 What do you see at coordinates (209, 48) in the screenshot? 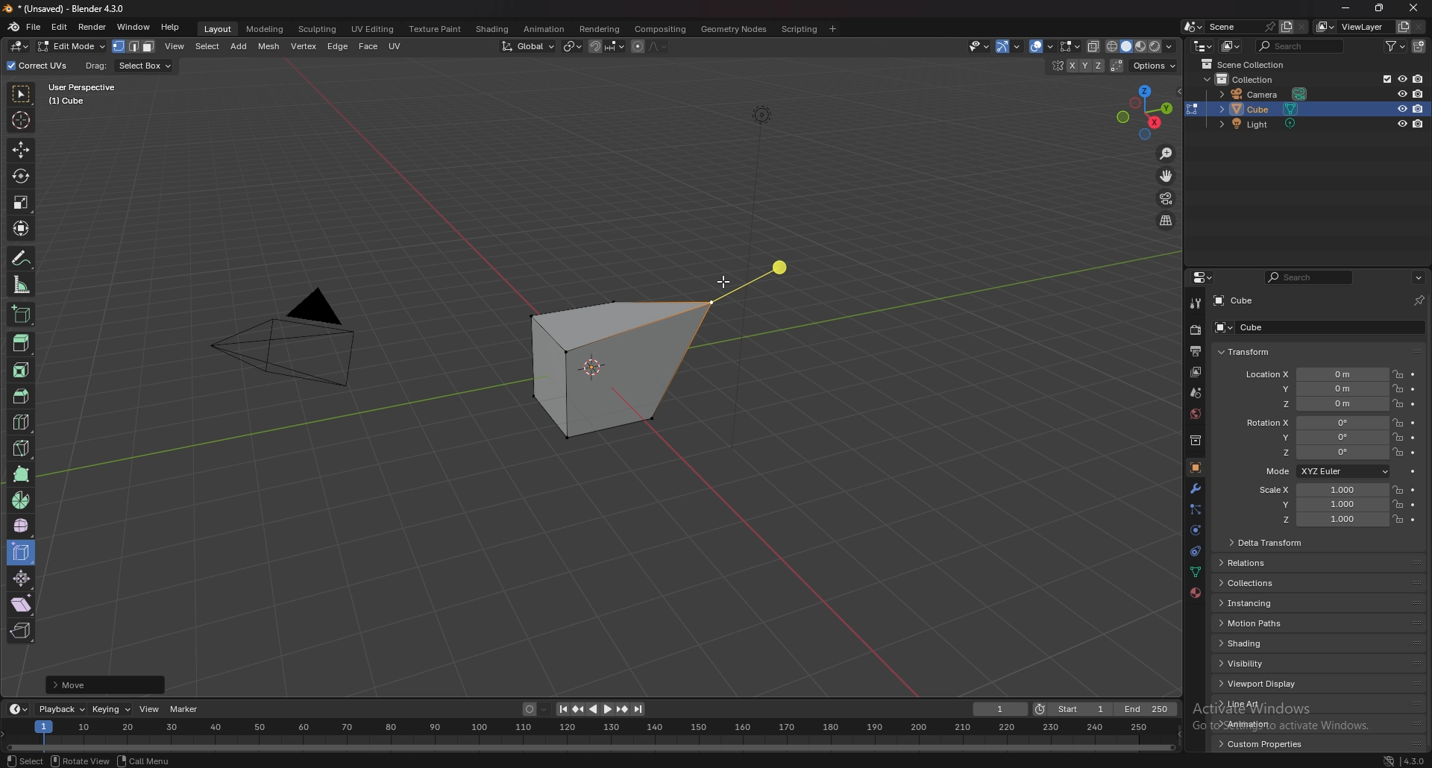
I see `select` at bounding box center [209, 48].